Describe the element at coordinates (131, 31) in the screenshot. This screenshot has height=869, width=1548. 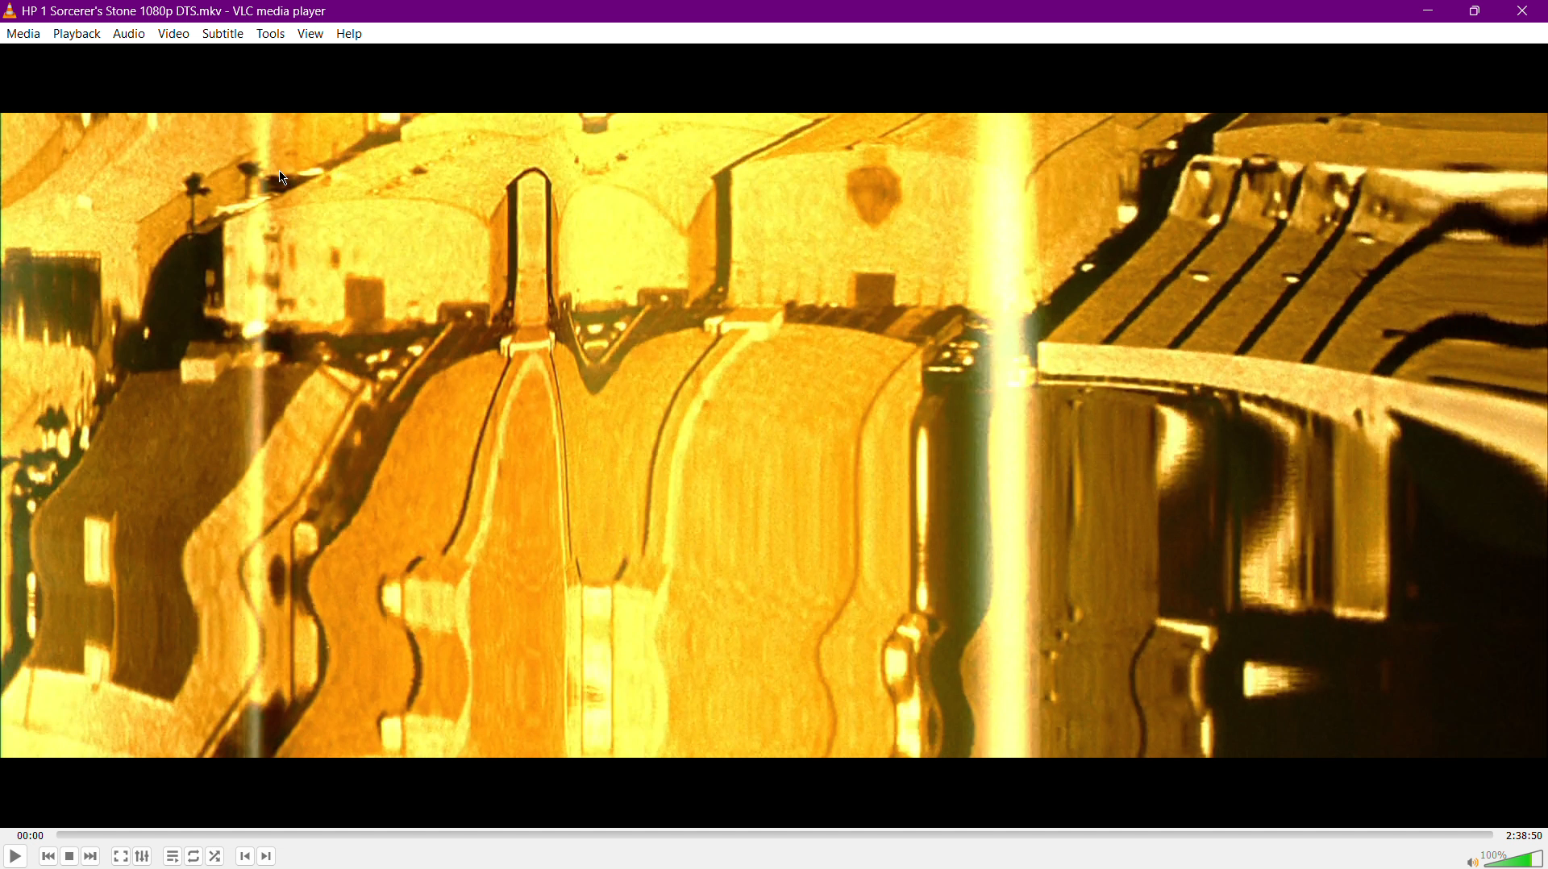
I see `Audio` at that location.